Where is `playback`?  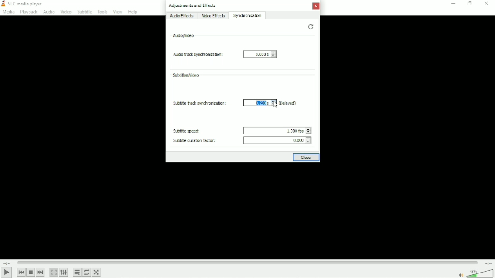 playback is located at coordinates (29, 12).